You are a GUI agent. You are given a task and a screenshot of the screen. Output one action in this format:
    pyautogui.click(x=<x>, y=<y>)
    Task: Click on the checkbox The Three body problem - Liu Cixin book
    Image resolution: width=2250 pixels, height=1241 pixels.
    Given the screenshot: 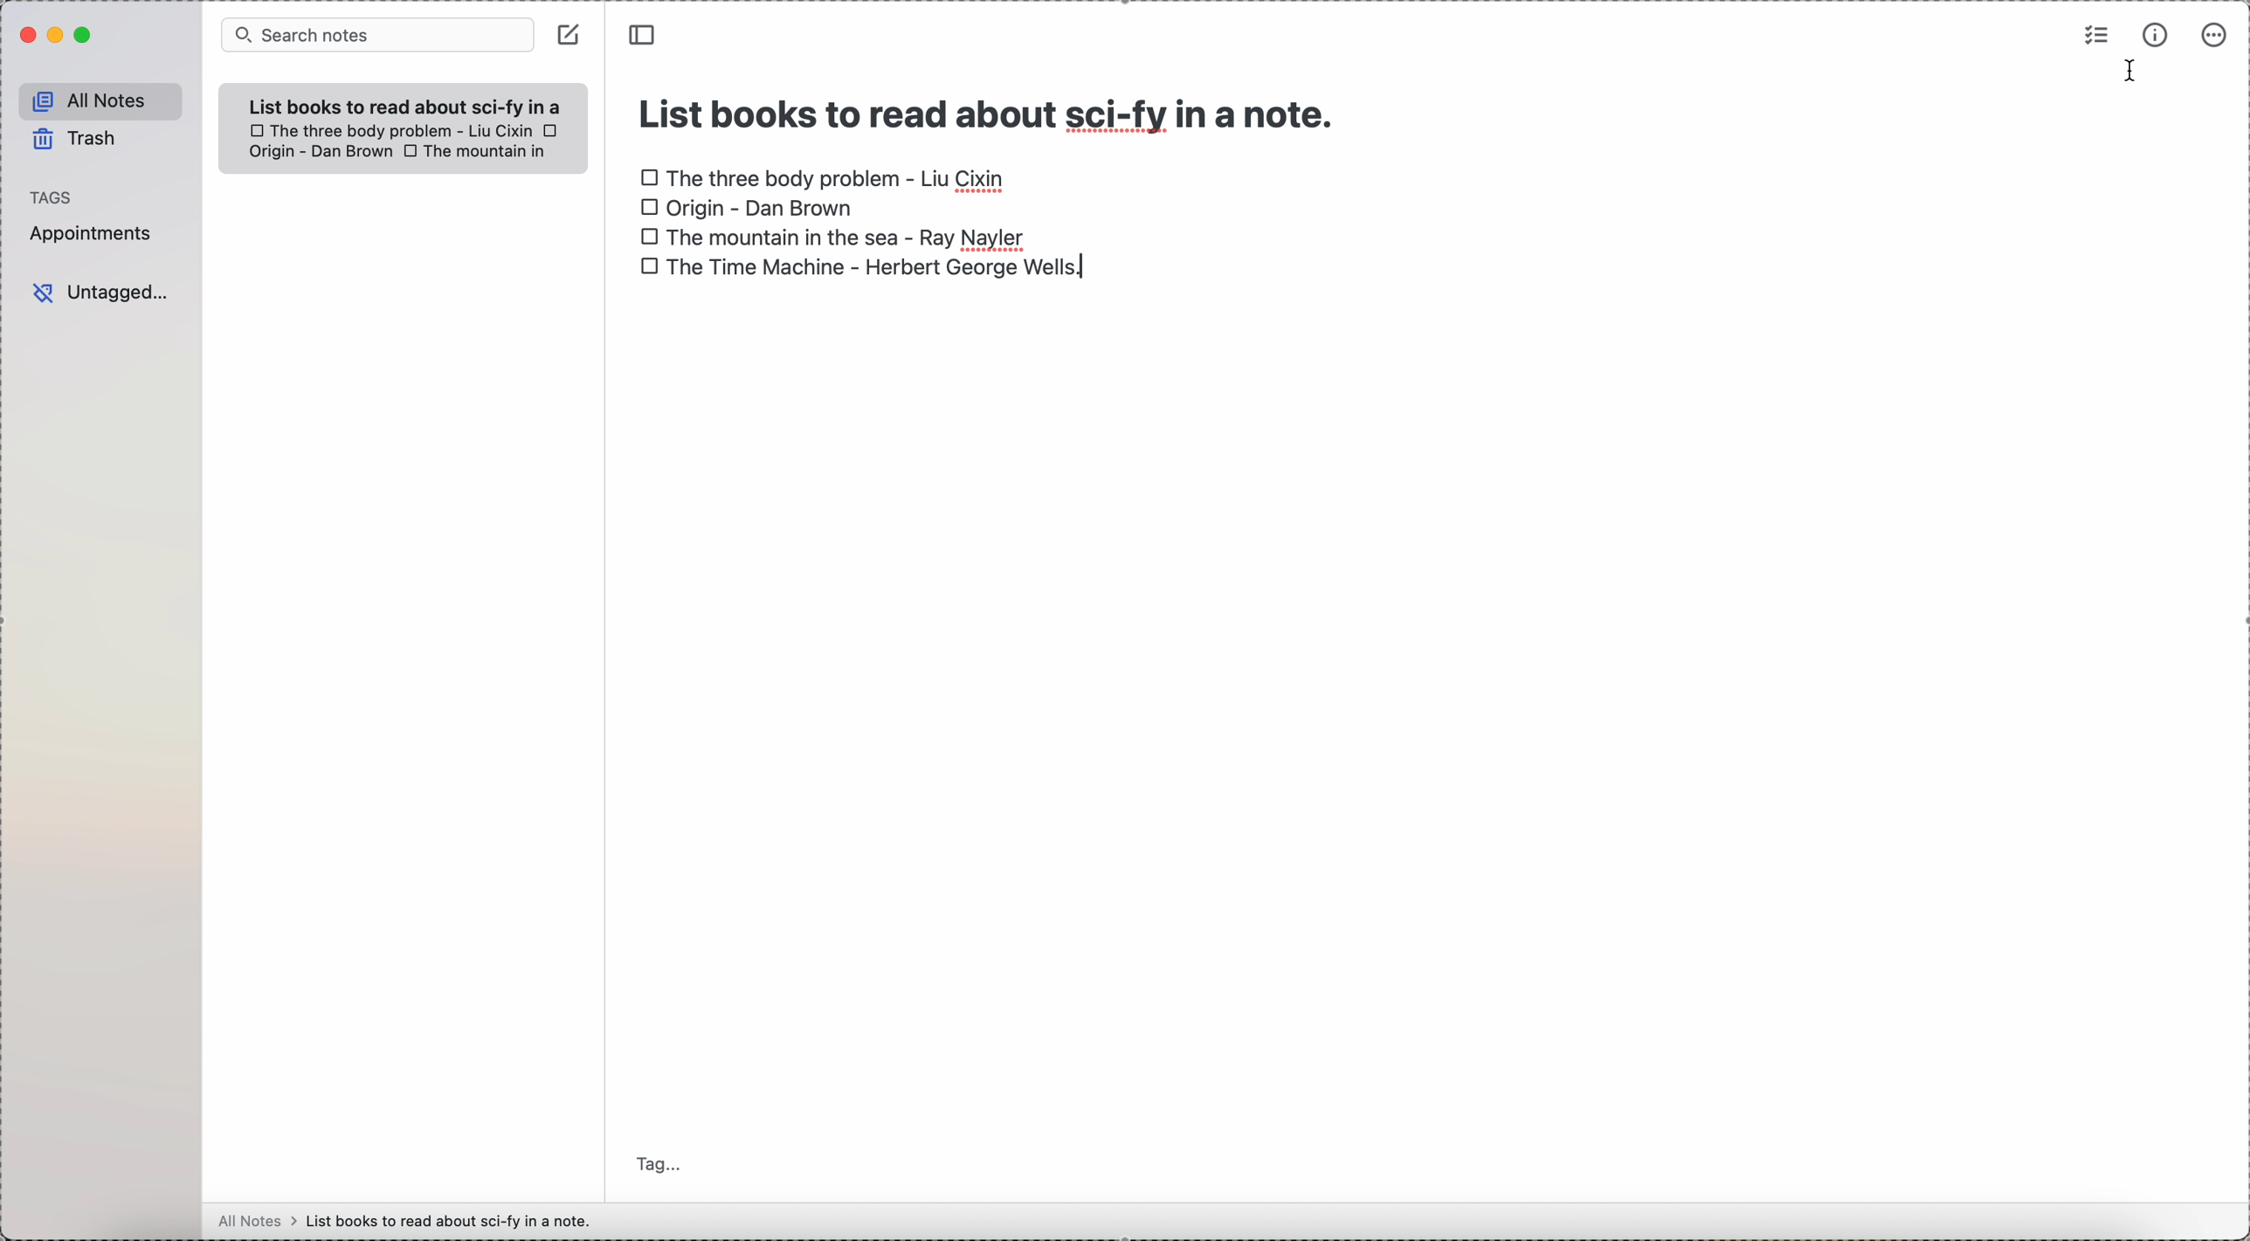 What is the action you would take?
    pyautogui.click(x=389, y=130)
    